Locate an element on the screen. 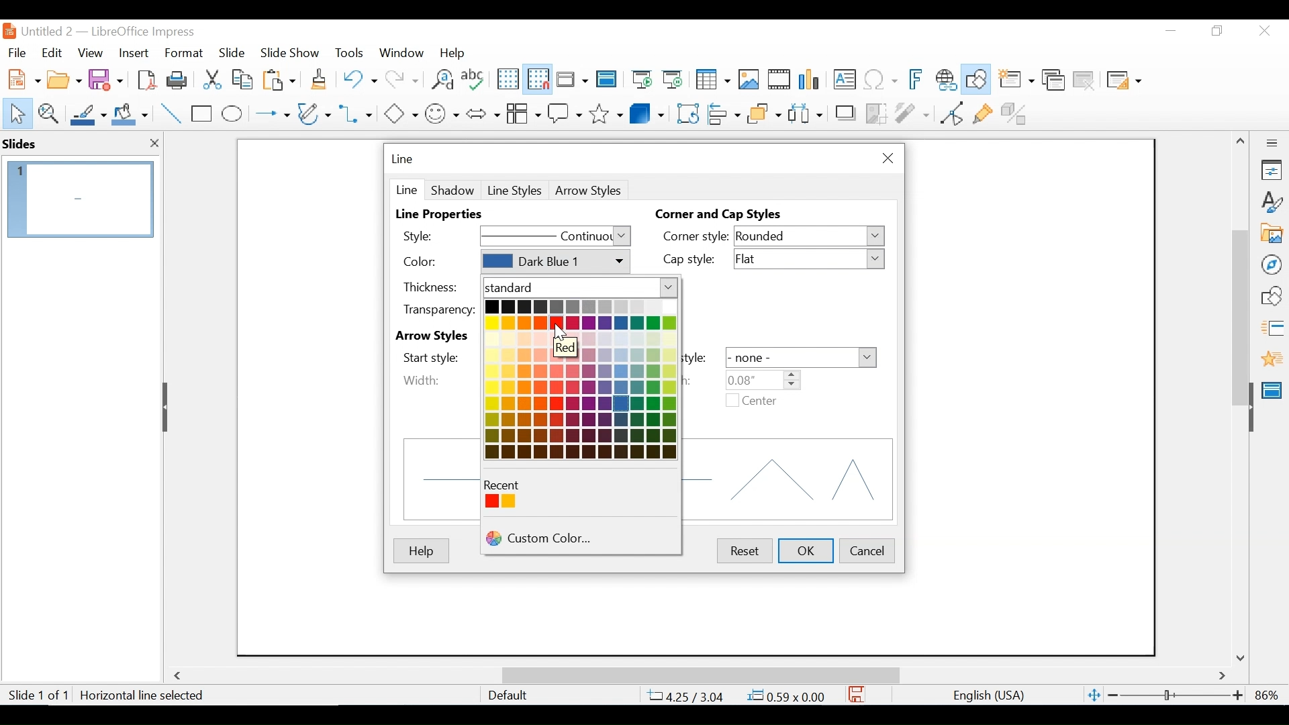 This screenshot has width=1289, height=725. Red is located at coordinates (492, 502).